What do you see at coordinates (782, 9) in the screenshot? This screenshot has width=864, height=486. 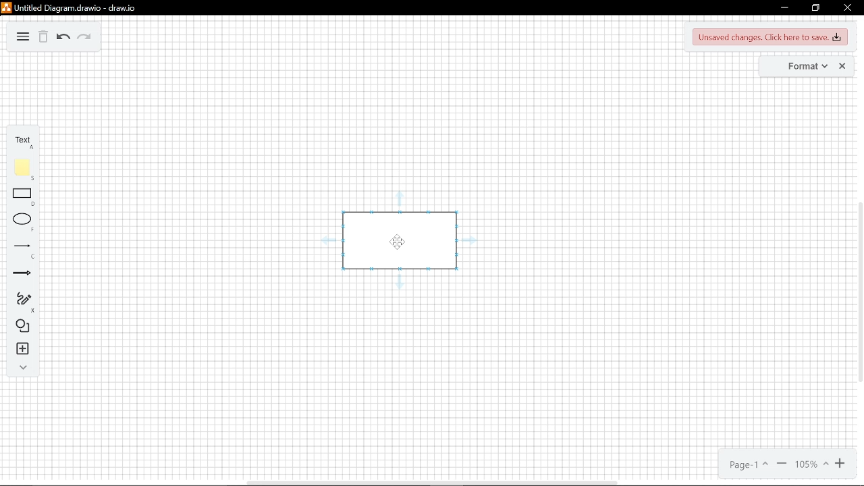 I see `minimize` at bounding box center [782, 9].